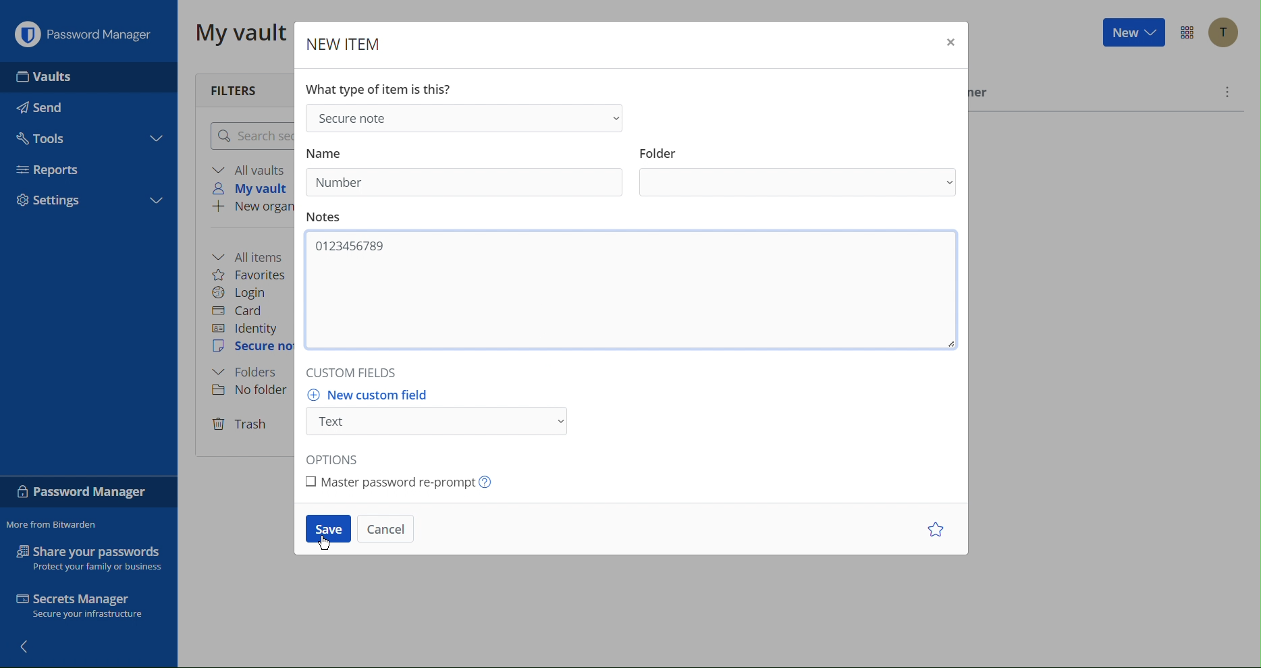 This screenshot has width=1261, height=668. I want to click on Custom Fields, so click(364, 375).